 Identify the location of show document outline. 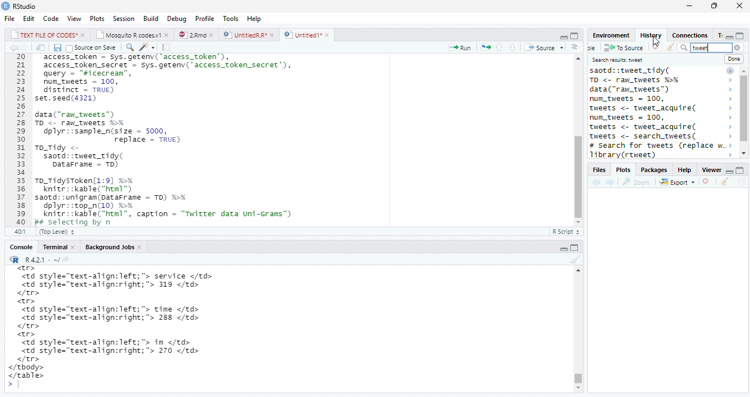
(577, 46).